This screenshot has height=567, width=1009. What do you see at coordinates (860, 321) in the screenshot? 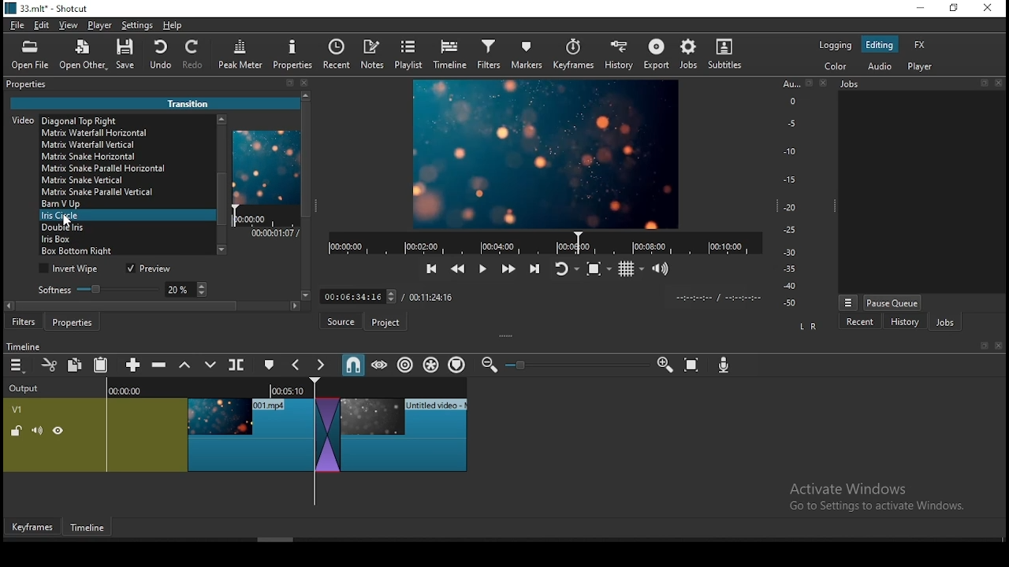
I see `recent` at bounding box center [860, 321].